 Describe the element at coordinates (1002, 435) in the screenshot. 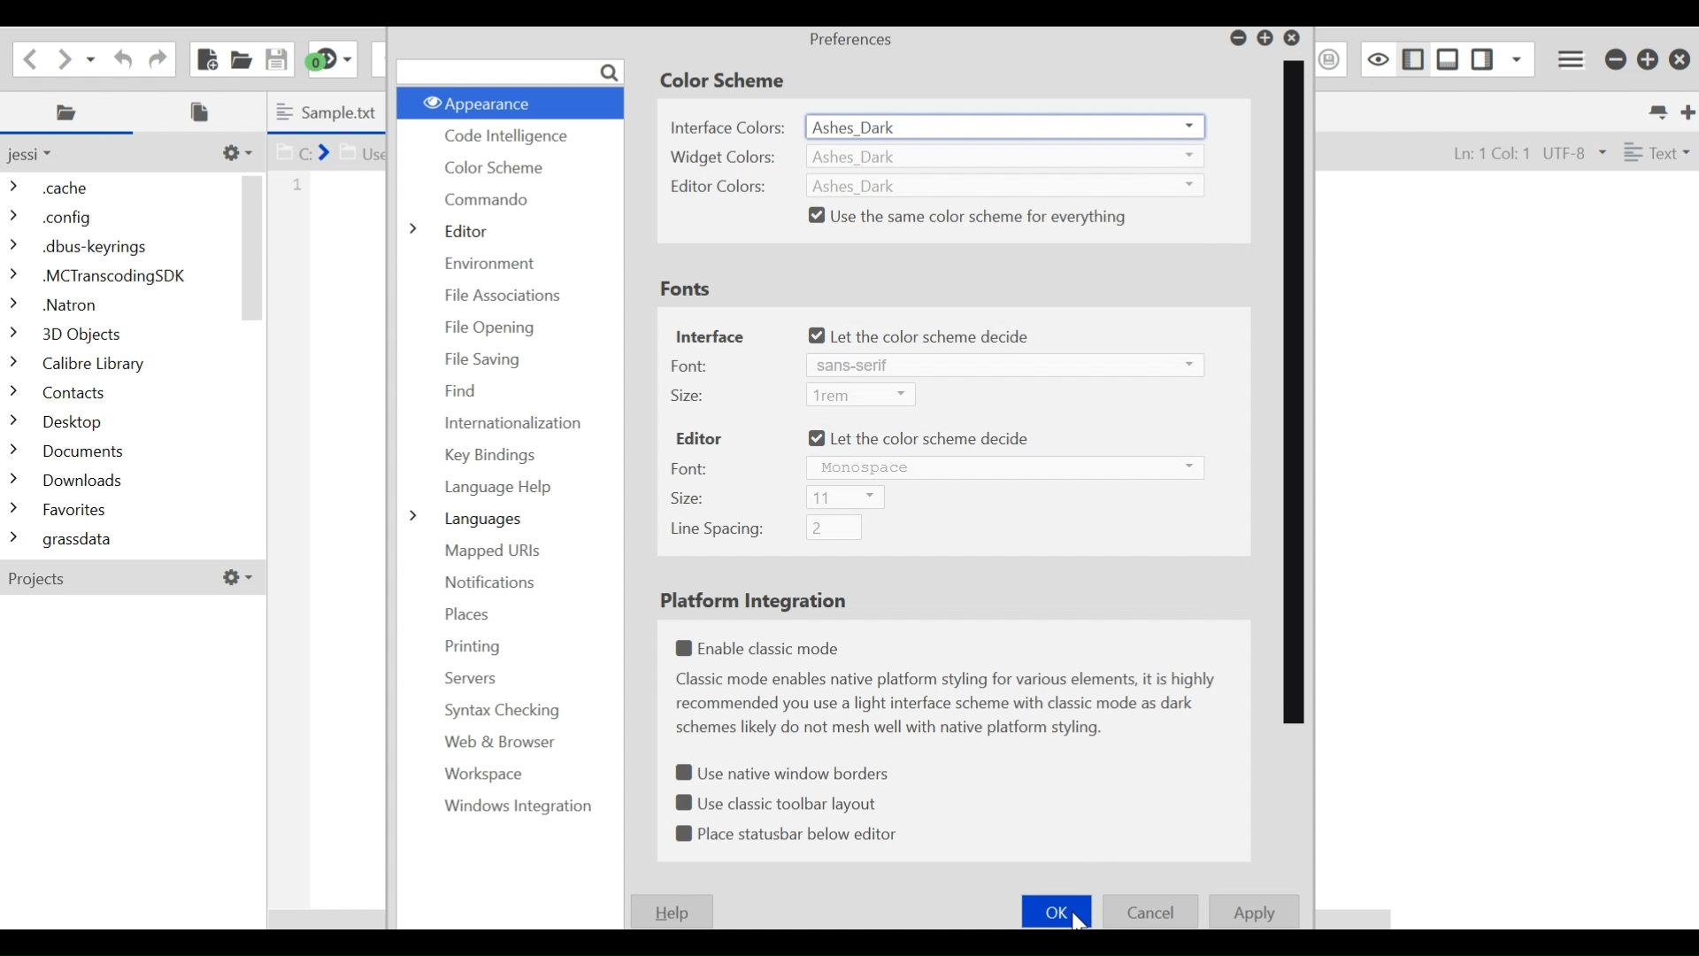

I see `cupertino` at that location.